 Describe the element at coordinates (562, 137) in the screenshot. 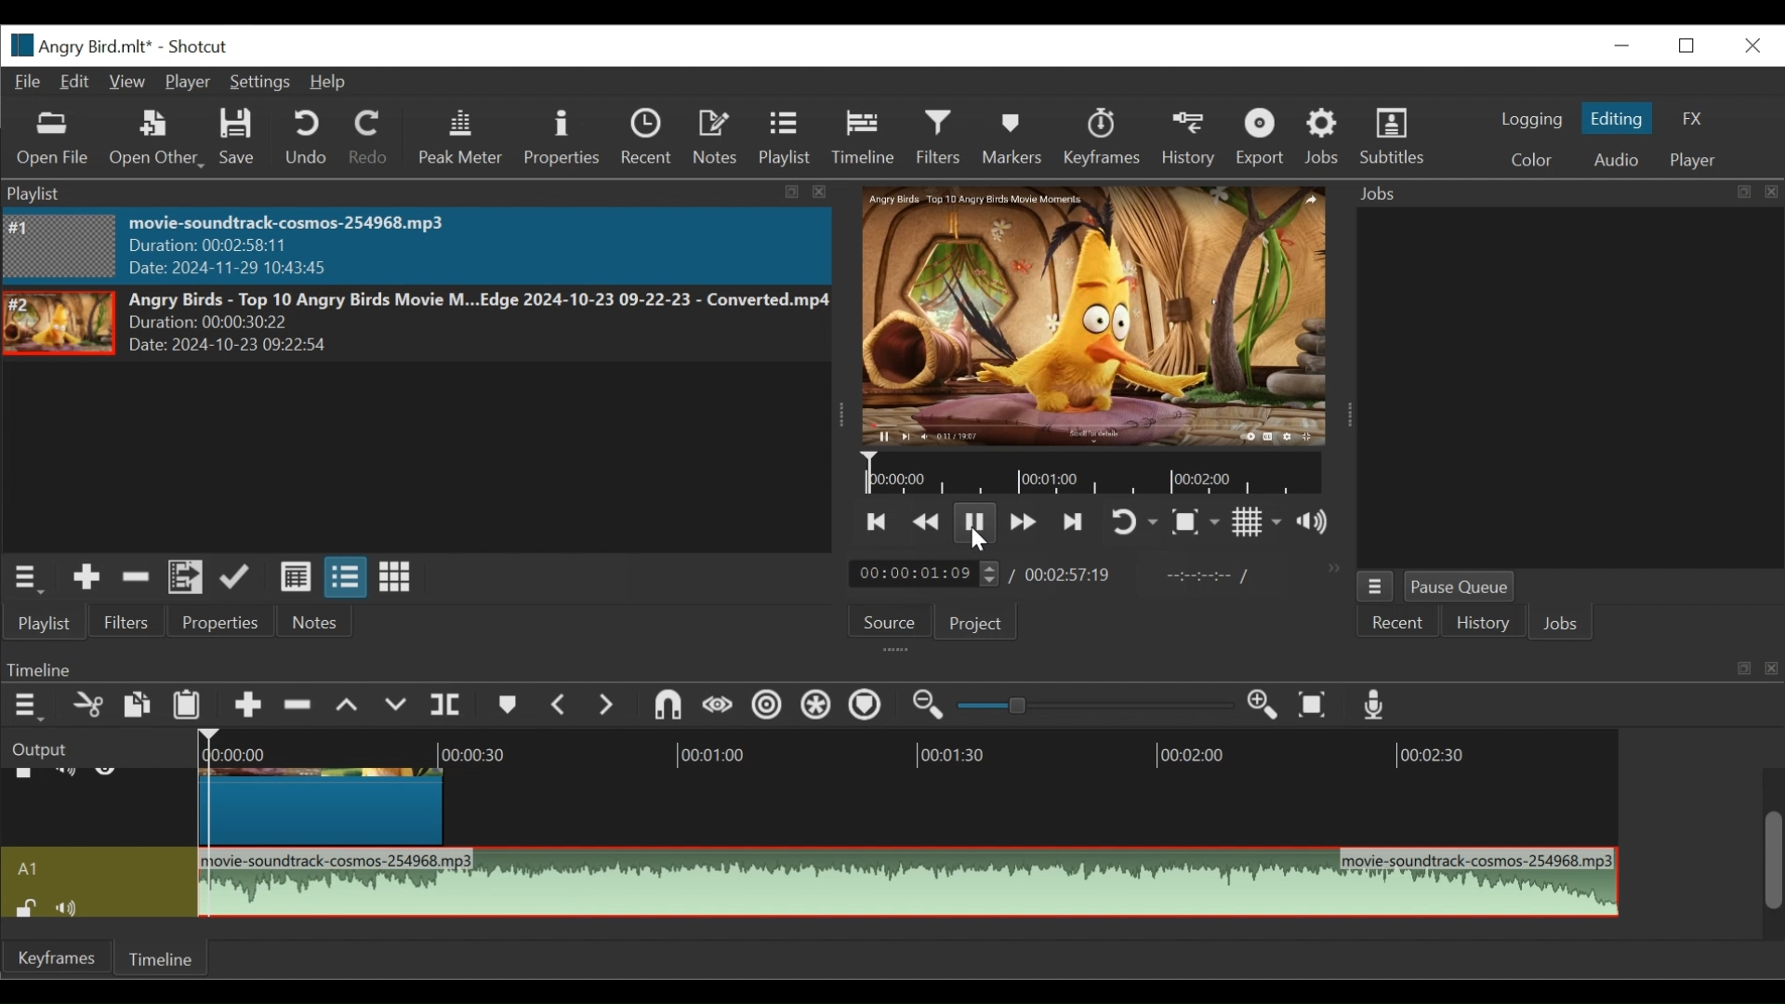

I see `Properties` at that location.